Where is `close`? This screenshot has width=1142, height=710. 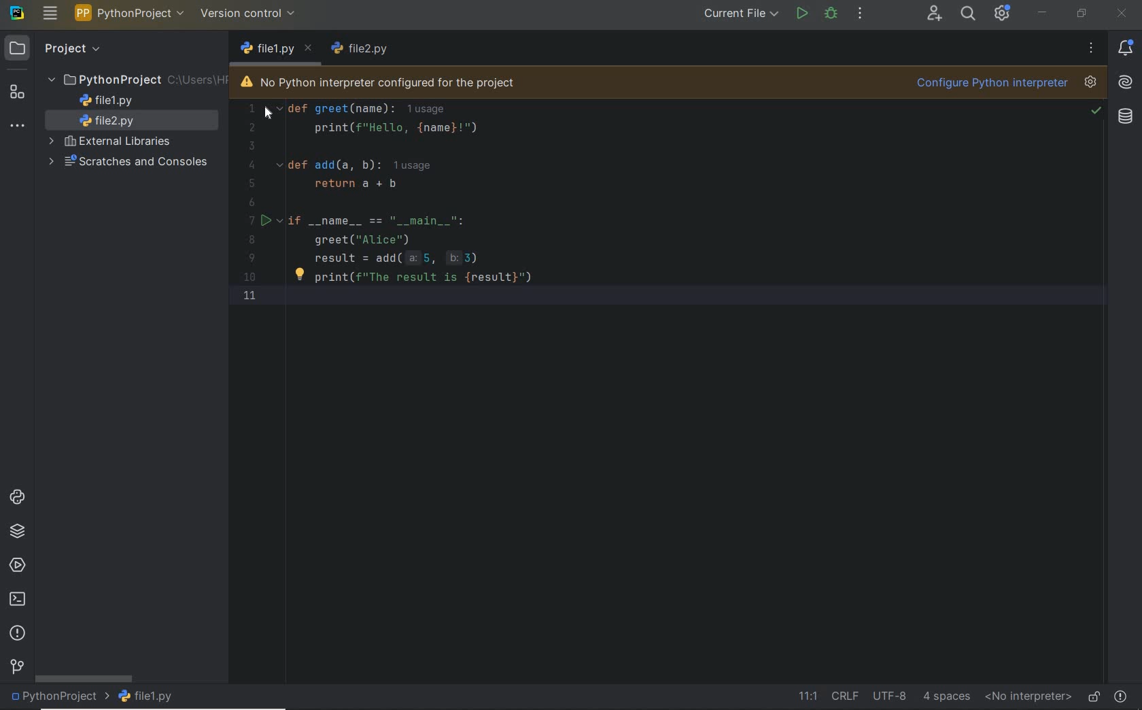 close is located at coordinates (1121, 13).